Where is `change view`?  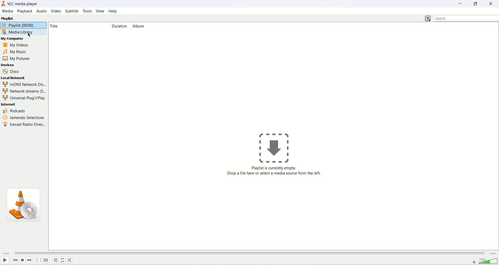 change view is located at coordinates (428, 18).